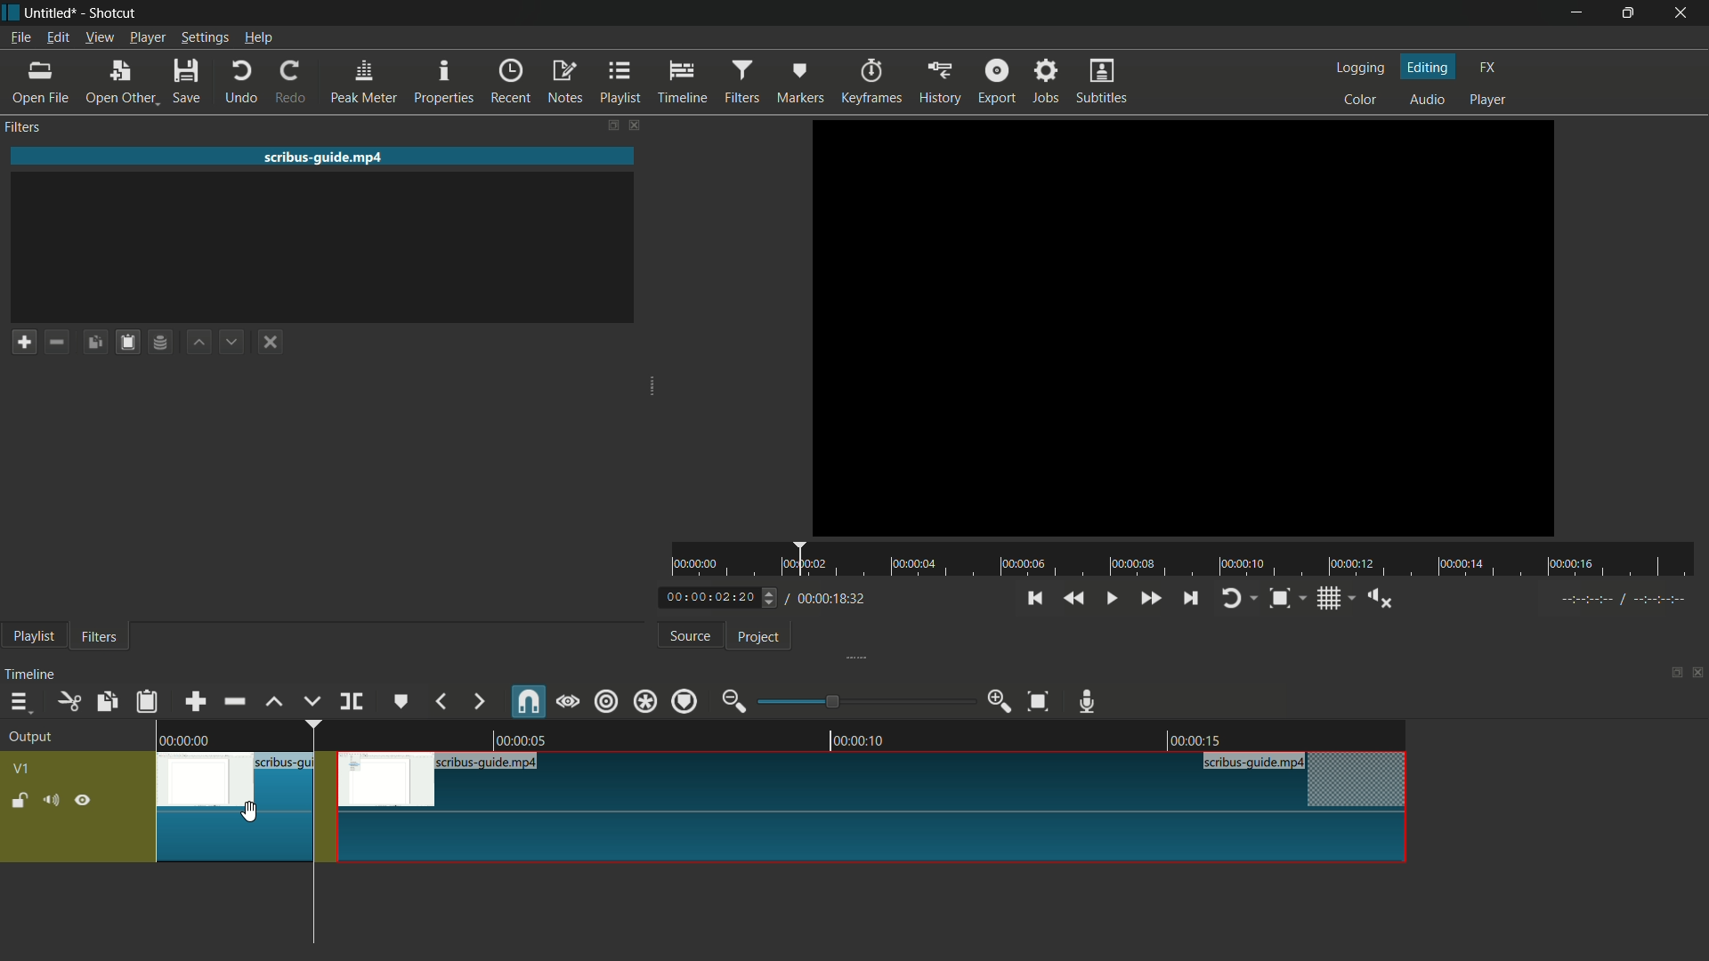 The image size is (1709, 961). Describe the element at coordinates (195, 701) in the screenshot. I see `append` at that location.